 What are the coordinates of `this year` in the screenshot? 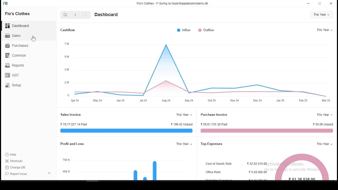 It's located at (324, 115).